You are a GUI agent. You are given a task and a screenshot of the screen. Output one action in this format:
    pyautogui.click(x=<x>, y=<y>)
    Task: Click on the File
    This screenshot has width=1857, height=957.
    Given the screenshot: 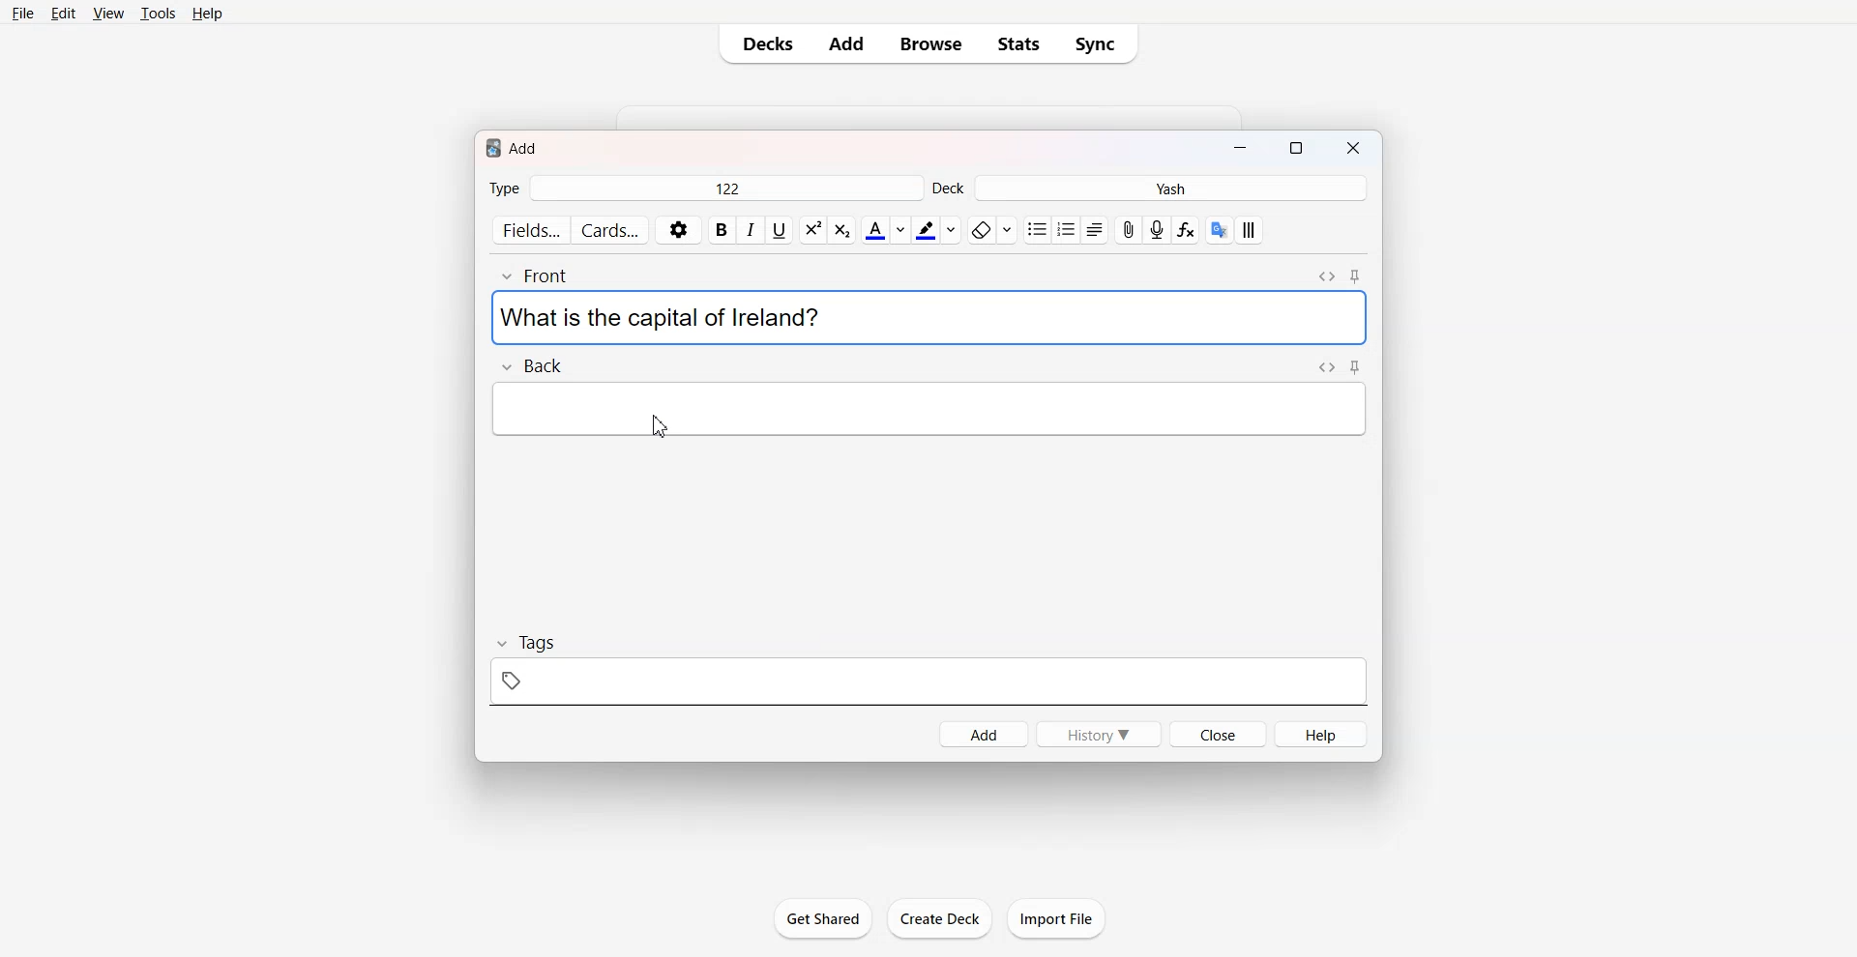 What is the action you would take?
    pyautogui.click(x=23, y=14)
    